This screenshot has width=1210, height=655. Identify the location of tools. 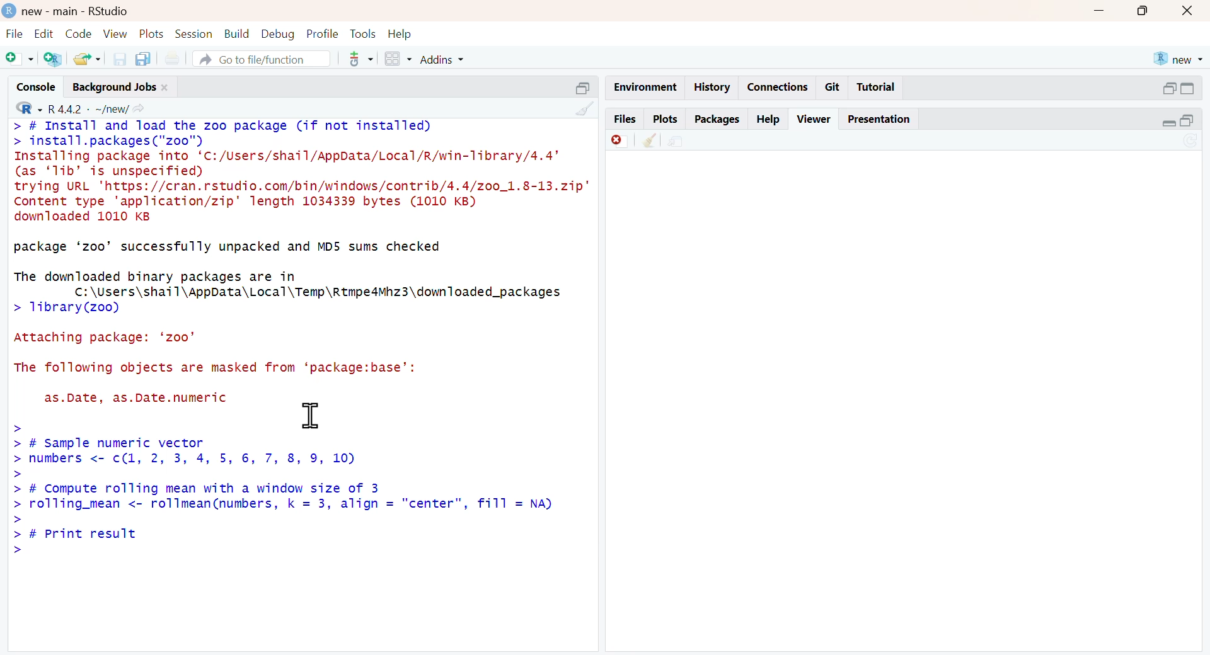
(364, 35).